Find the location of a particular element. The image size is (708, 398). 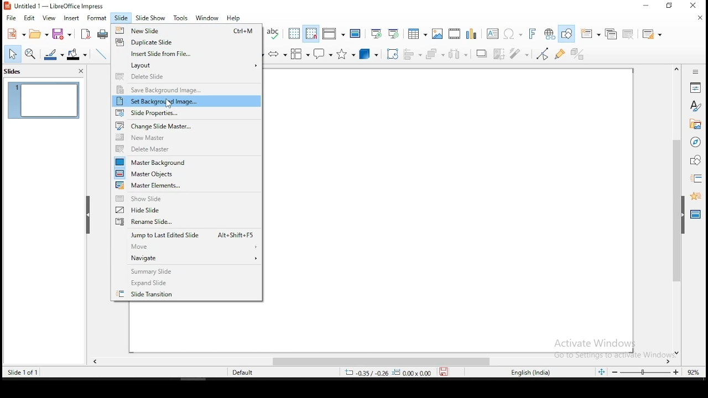

close is located at coordinates (79, 72).